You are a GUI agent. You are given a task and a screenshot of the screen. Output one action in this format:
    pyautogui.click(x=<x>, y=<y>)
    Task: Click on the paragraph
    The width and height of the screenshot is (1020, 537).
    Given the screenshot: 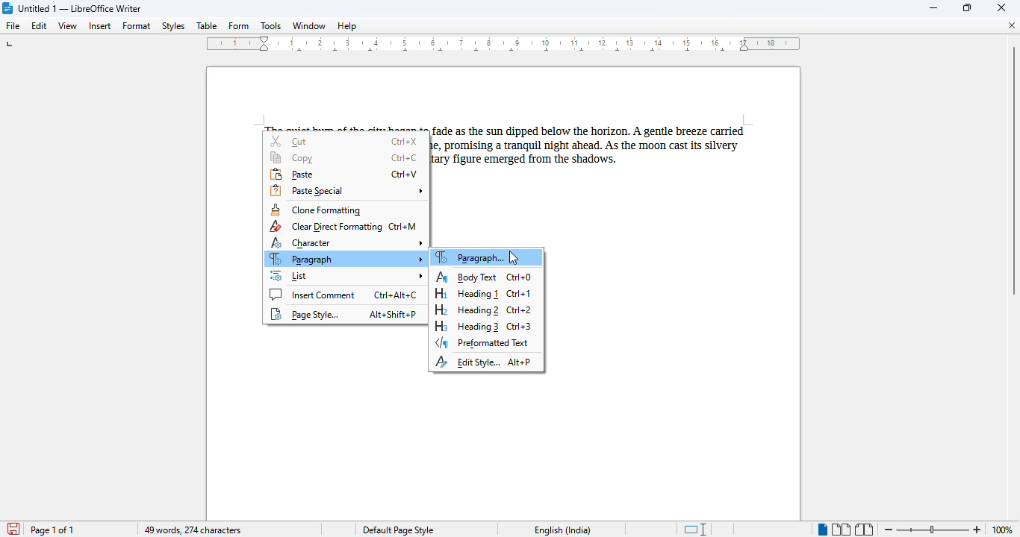 What is the action you would take?
    pyautogui.click(x=588, y=145)
    